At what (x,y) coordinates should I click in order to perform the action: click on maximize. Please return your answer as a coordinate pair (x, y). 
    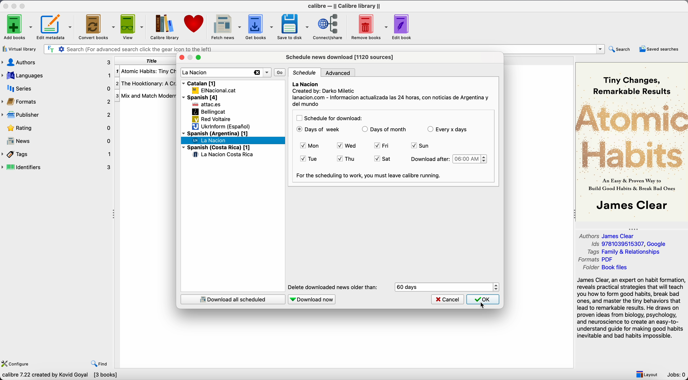
    Looking at the image, I should click on (23, 5).